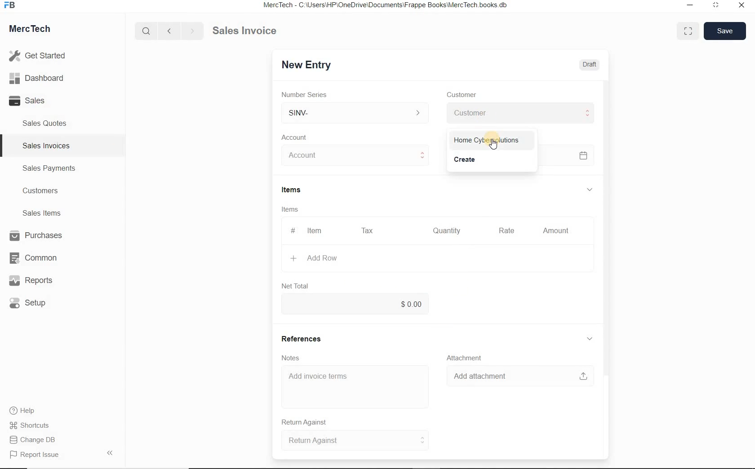 Image resolution: width=755 pixels, height=469 pixels. Describe the element at coordinates (686, 30) in the screenshot. I see `Toggle between form and full width` at that location.